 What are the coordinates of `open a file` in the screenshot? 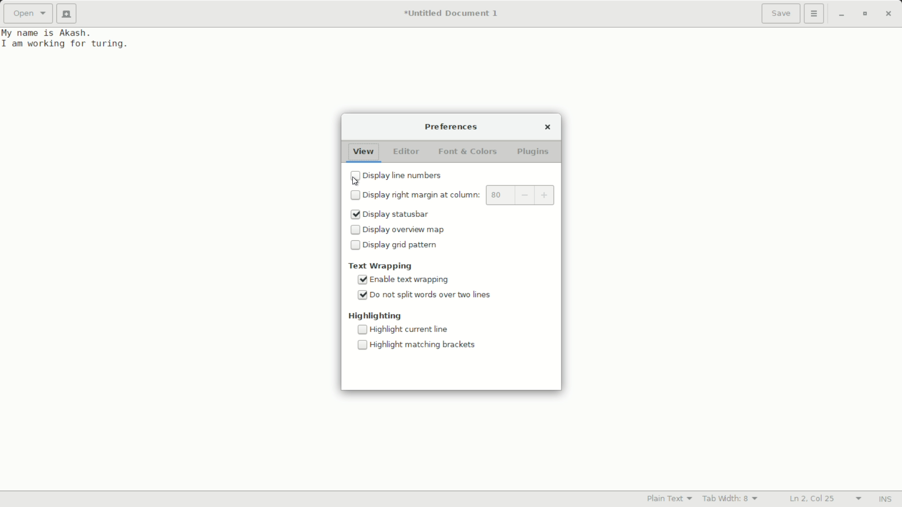 It's located at (27, 13).